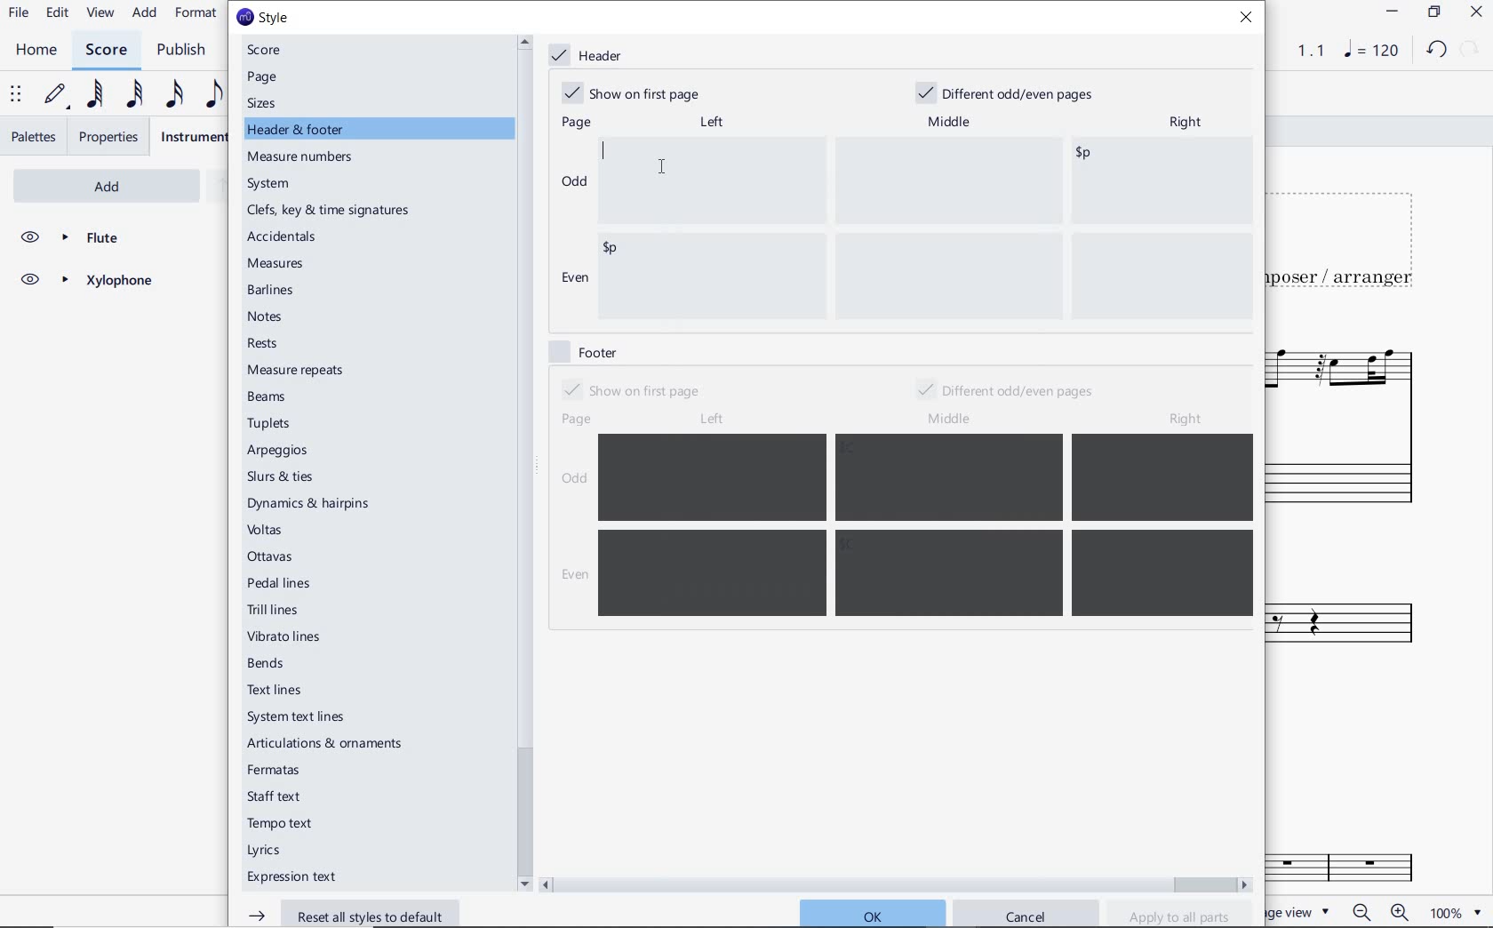 Image resolution: width=1493 pixels, height=928 pixels. I want to click on footer, so click(582, 350).